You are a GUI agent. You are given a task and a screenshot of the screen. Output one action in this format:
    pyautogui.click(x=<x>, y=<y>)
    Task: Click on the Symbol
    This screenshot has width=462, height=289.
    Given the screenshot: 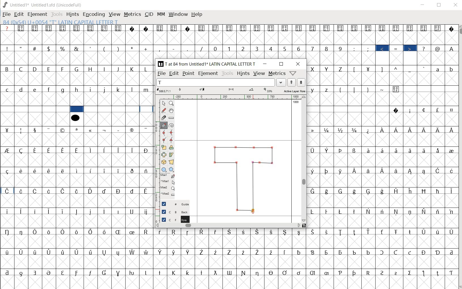 What is the action you would take?
    pyautogui.click(x=258, y=272)
    